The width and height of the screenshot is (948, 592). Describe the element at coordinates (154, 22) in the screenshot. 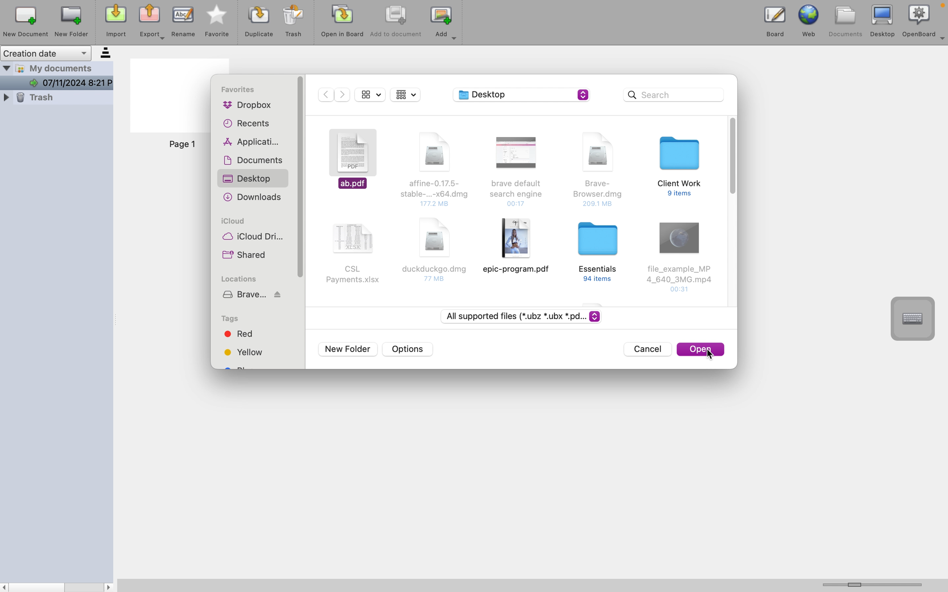

I see `export` at that location.